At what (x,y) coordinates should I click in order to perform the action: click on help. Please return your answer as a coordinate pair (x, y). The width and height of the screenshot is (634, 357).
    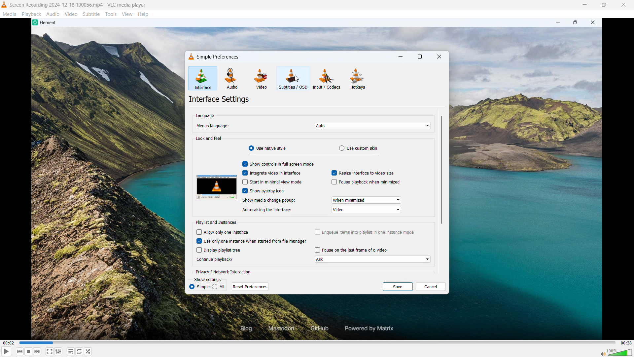
    Looking at the image, I should click on (143, 15).